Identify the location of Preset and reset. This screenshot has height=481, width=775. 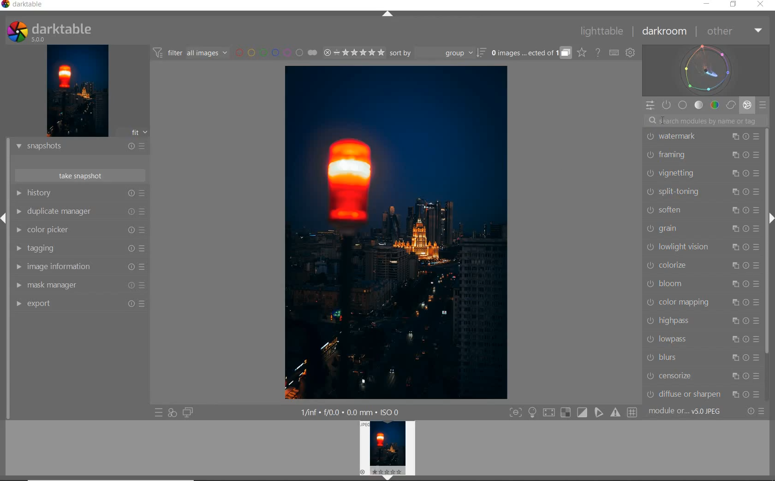
(757, 356).